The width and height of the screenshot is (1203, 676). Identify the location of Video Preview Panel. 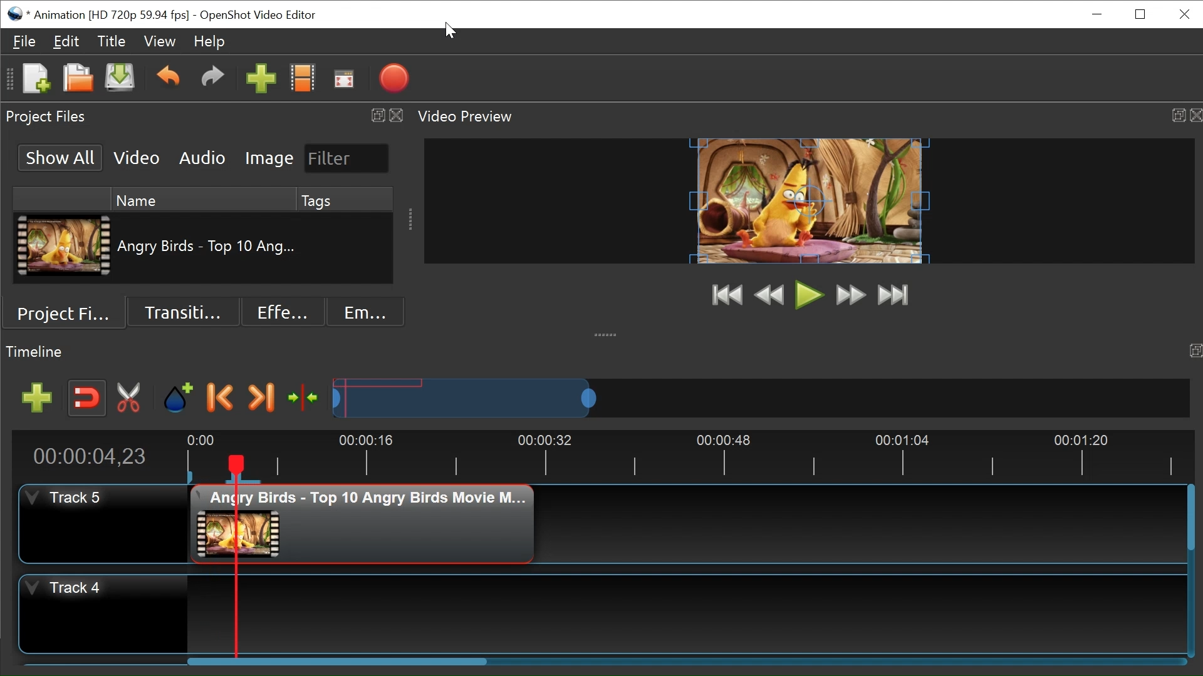
(808, 116).